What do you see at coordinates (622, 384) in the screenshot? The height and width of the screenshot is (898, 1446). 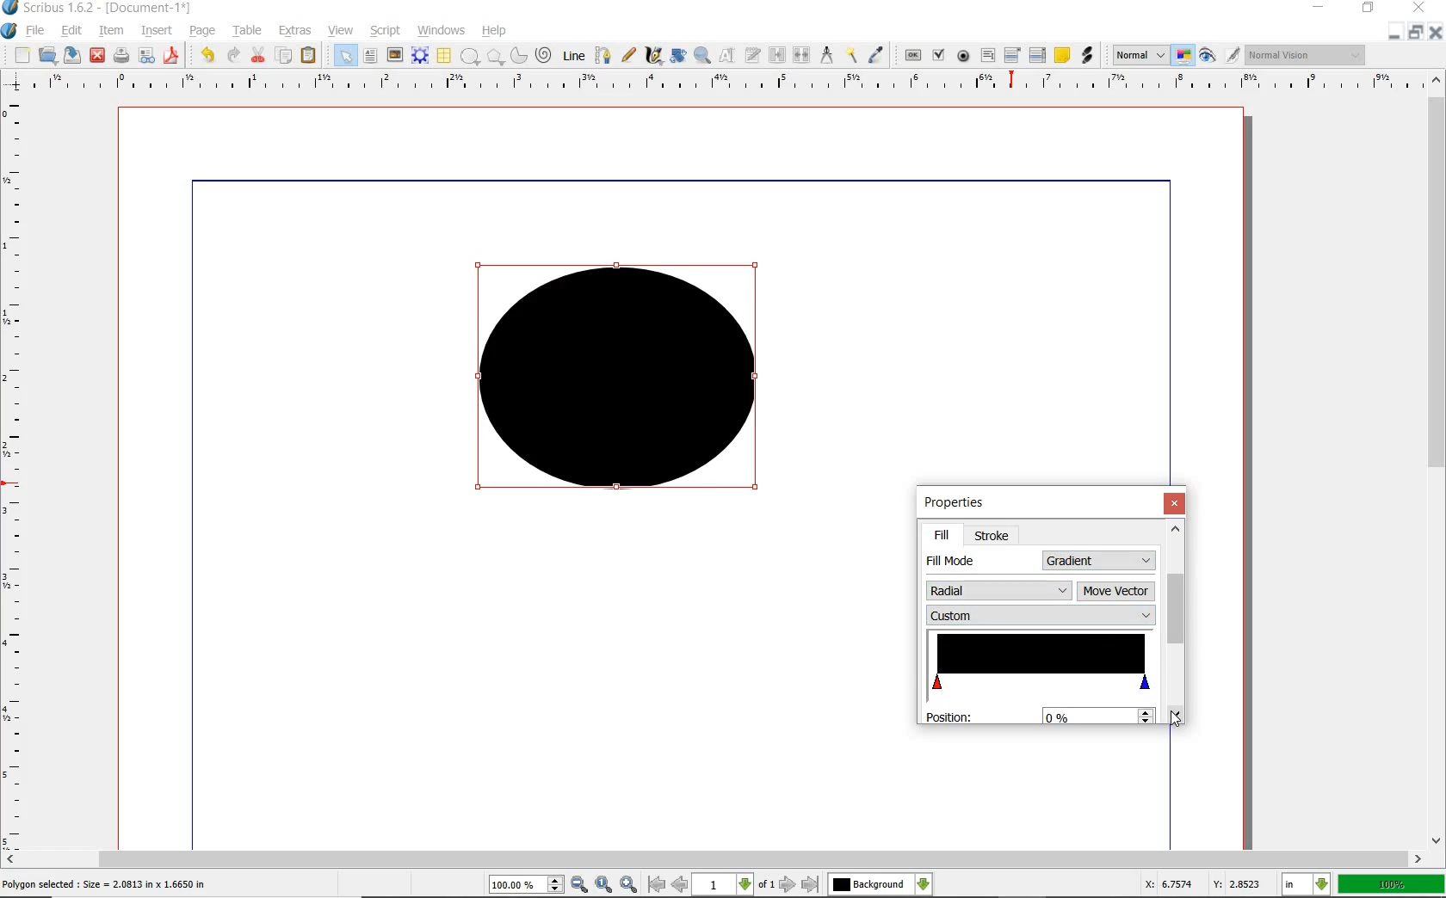 I see `gradient added` at bounding box center [622, 384].